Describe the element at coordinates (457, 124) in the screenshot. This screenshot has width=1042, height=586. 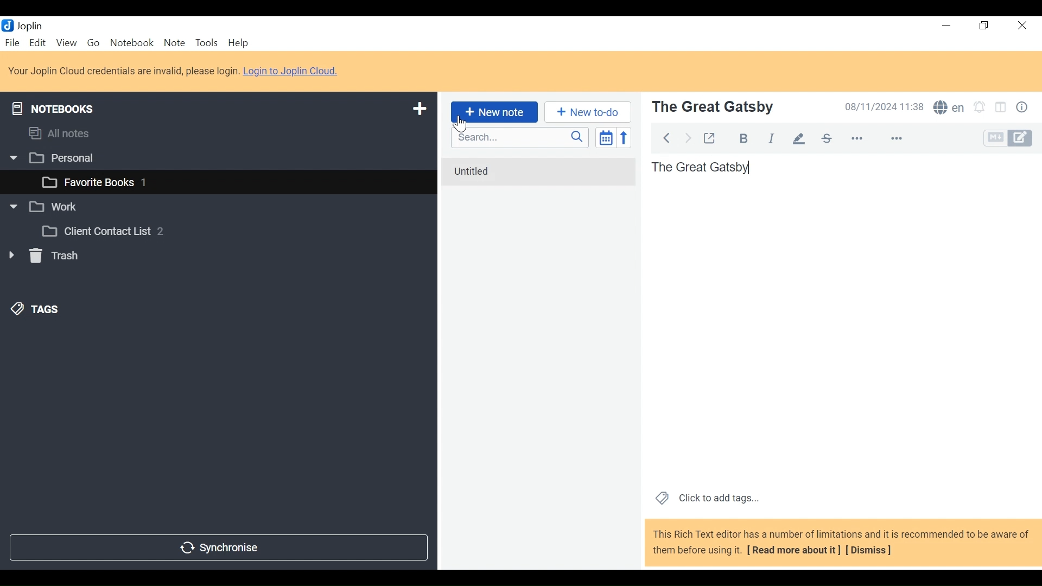
I see `Cursor` at that location.